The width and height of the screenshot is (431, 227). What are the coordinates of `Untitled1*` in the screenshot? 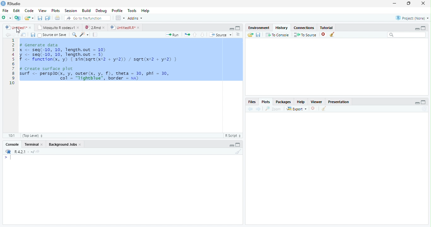 It's located at (15, 27).